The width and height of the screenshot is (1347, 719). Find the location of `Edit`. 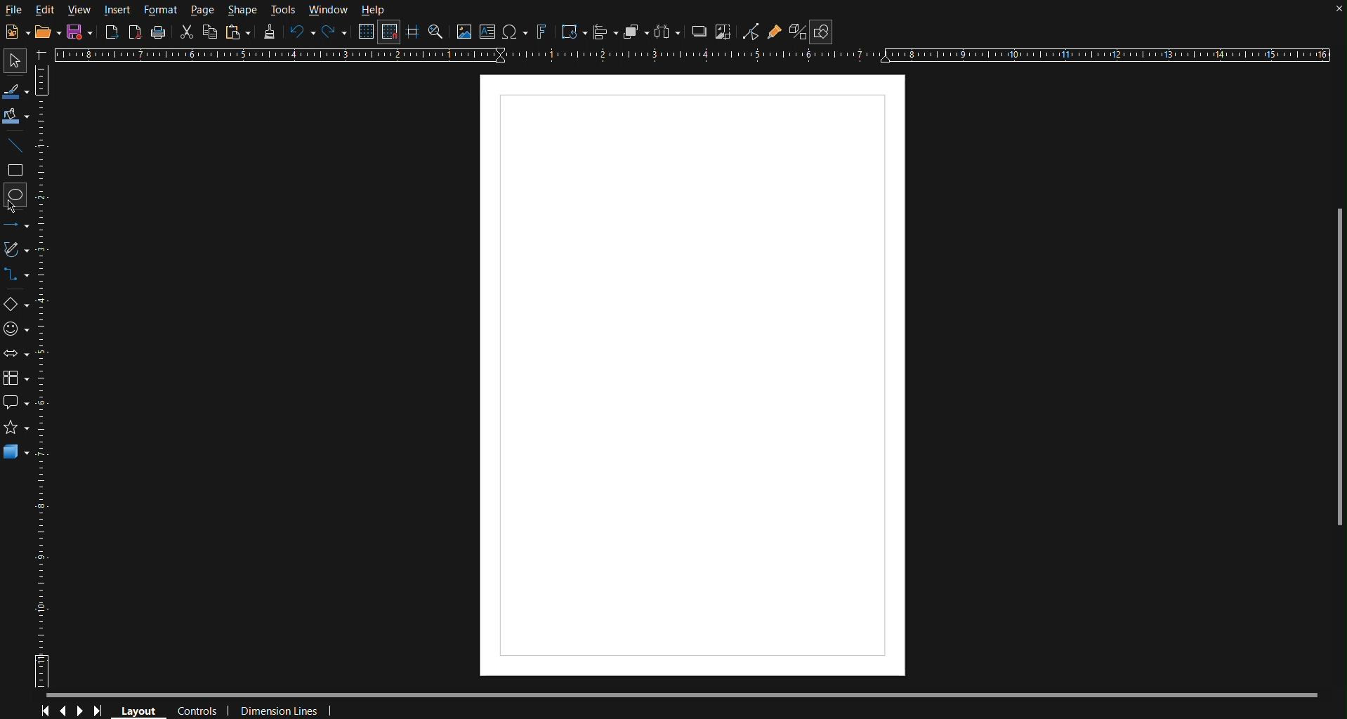

Edit is located at coordinates (46, 9).